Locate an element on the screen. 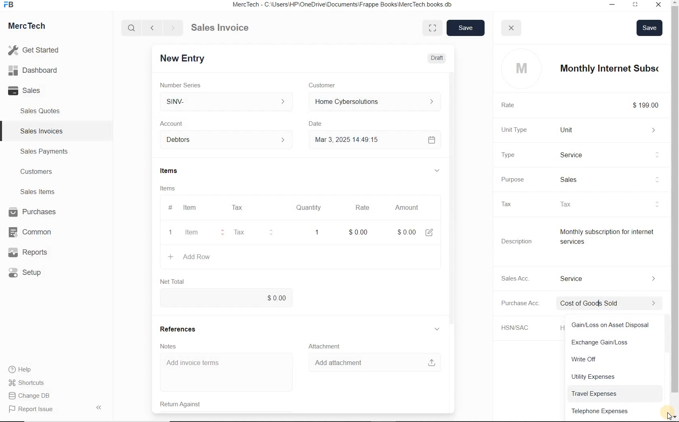  edit is located at coordinates (432, 232).